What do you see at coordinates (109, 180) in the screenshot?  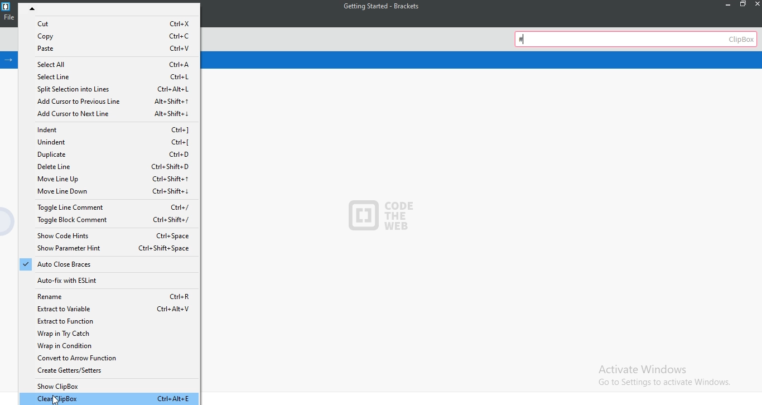 I see `Move Lines Up` at bounding box center [109, 180].